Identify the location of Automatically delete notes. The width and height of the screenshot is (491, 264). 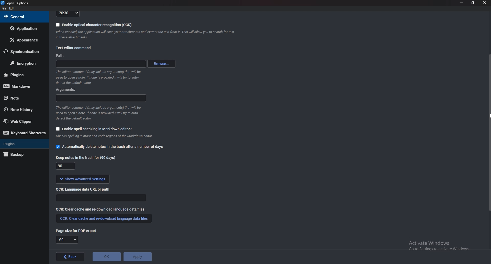
(109, 147).